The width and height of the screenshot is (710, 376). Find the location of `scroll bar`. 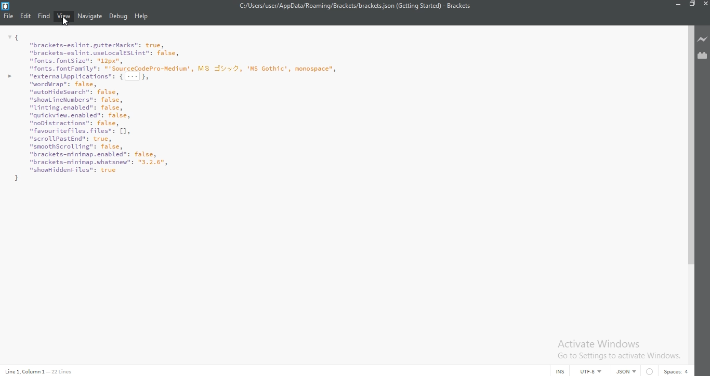

scroll bar is located at coordinates (690, 144).